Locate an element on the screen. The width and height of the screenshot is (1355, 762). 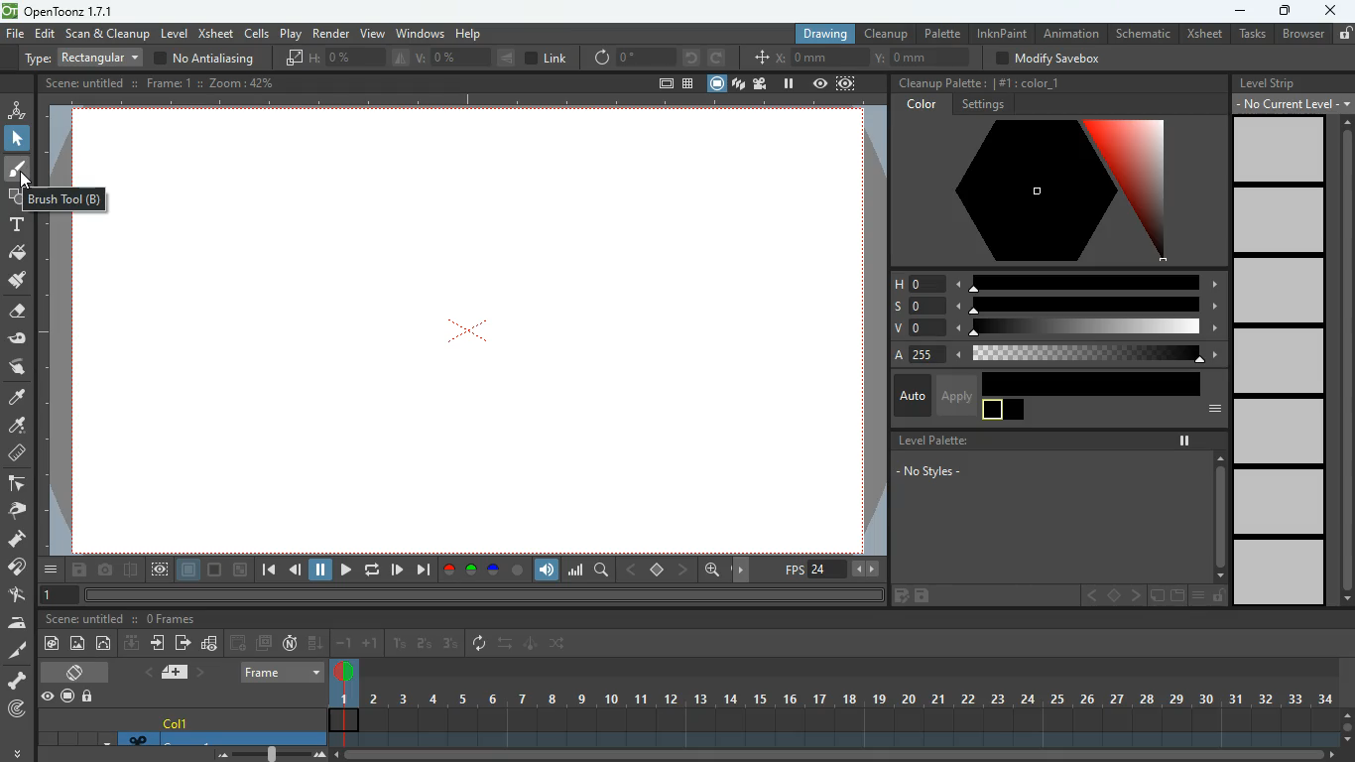
edge is located at coordinates (16, 484).